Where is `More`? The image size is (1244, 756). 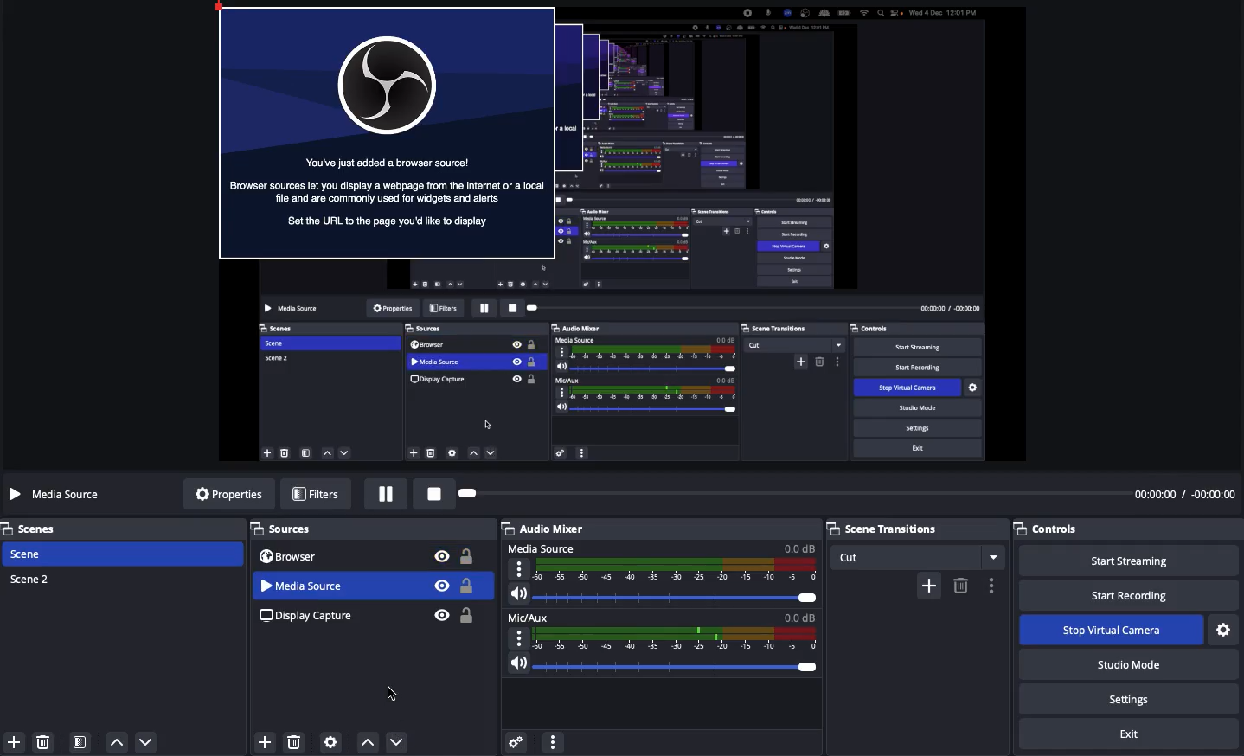 More is located at coordinates (558, 741).